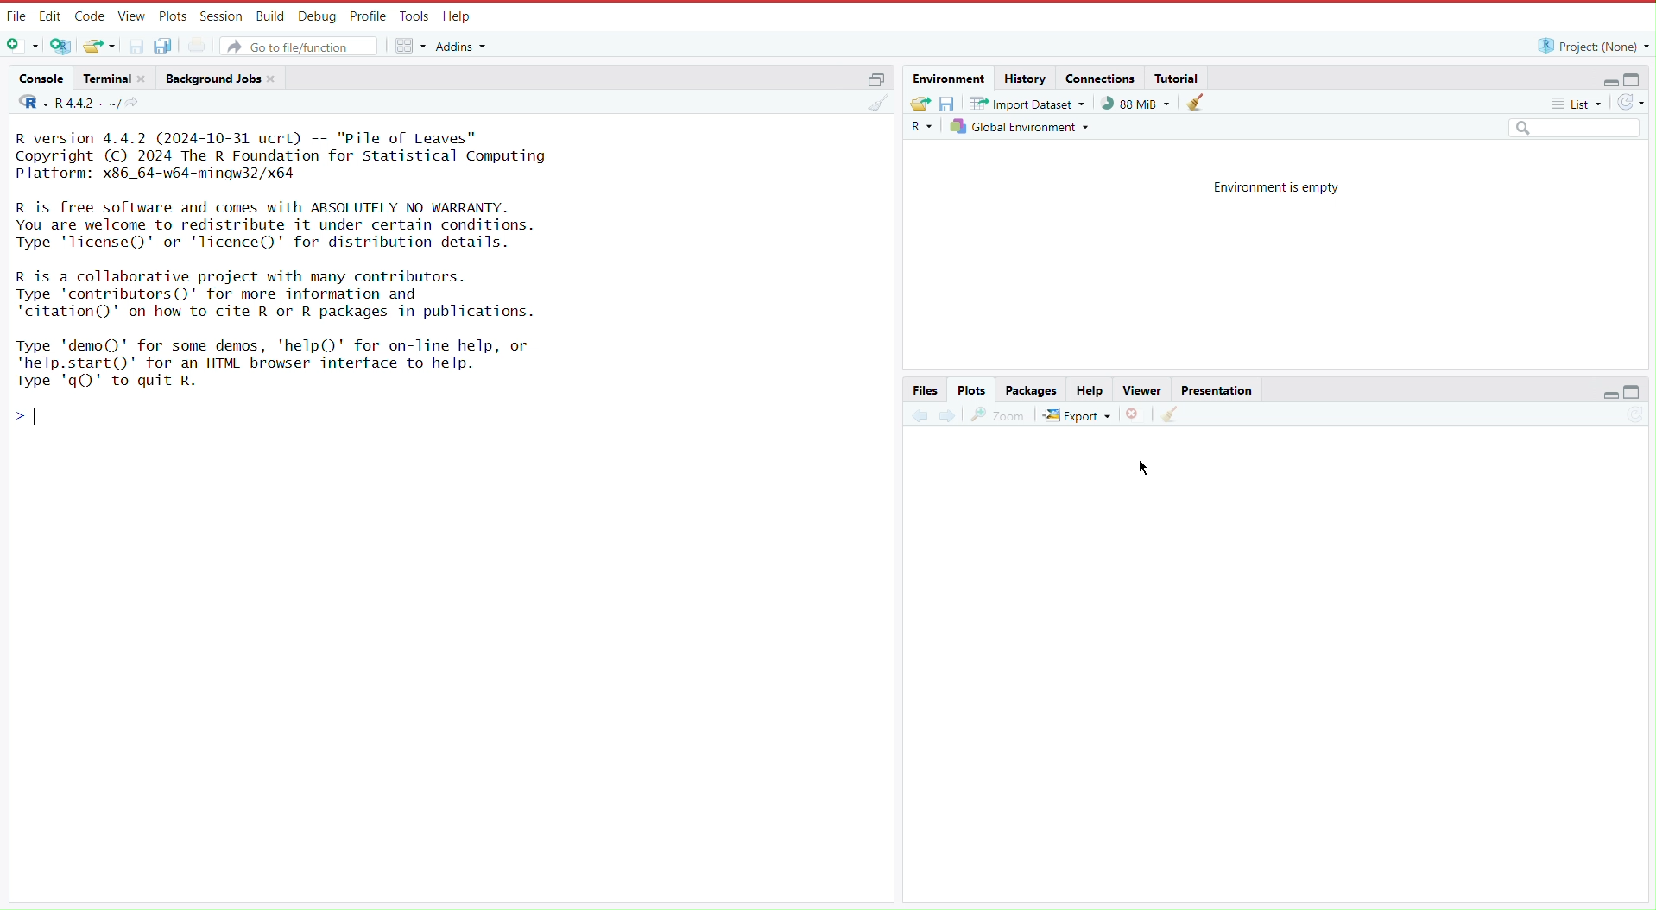 The height and width of the screenshot is (910, 1656). What do you see at coordinates (971, 389) in the screenshot?
I see `s Plots` at bounding box center [971, 389].